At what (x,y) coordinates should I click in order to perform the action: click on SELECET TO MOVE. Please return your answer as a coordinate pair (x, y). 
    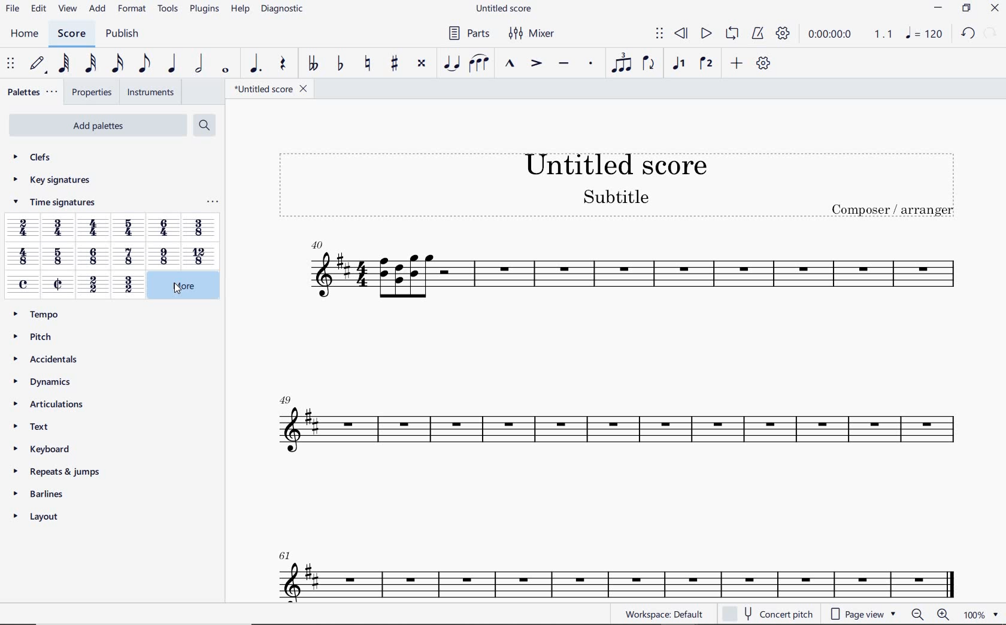
    Looking at the image, I should click on (13, 65).